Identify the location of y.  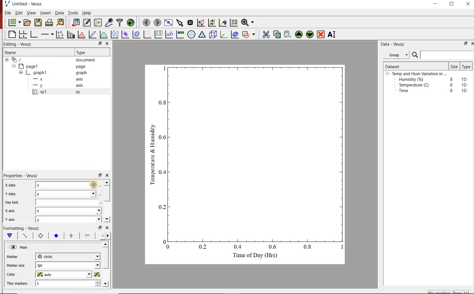
(43, 194).